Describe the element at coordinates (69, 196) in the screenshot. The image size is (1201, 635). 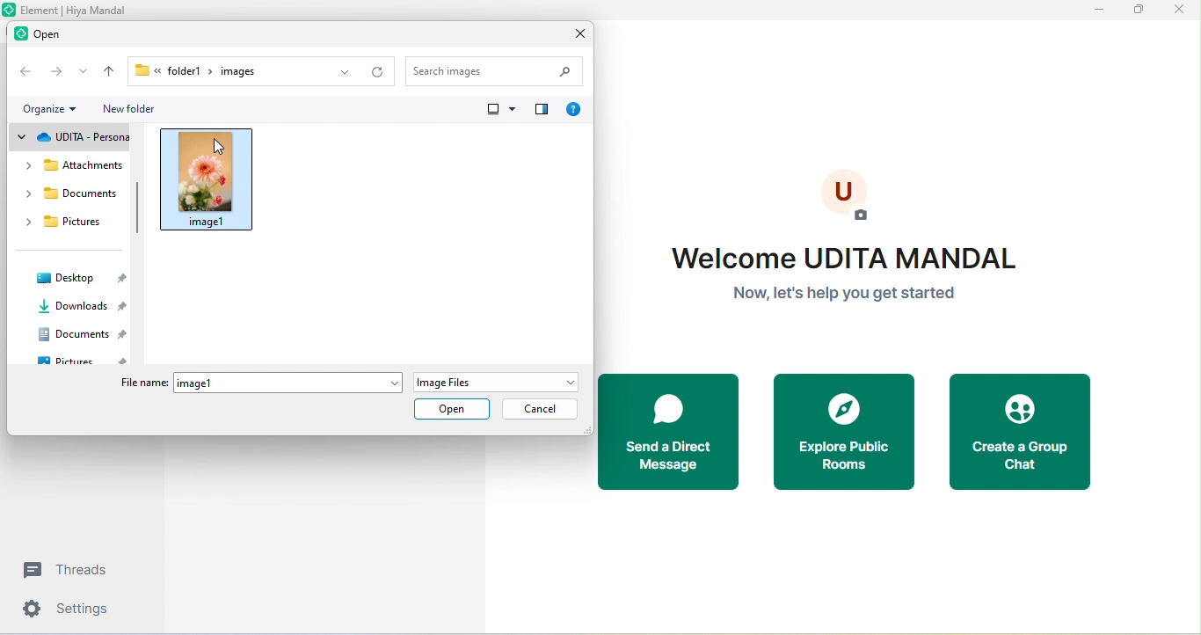
I see `documents` at that location.